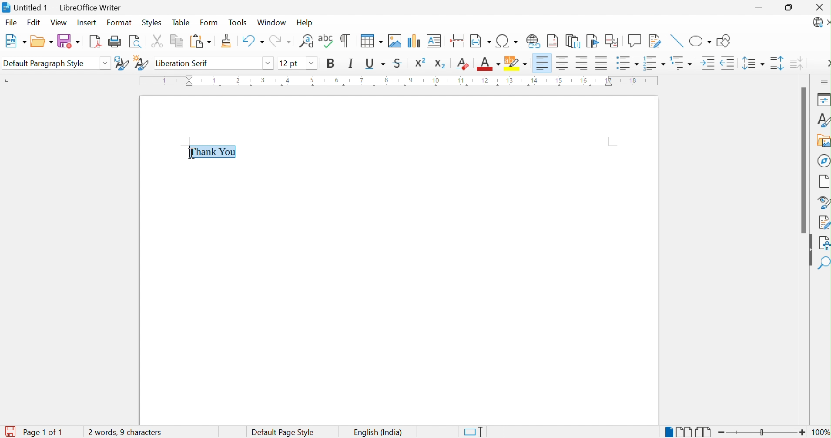 The height and width of the screenshot is (438, 831). Describe the element at coordinates (704, 431) in the screenshot. I see `Book View` at that location.